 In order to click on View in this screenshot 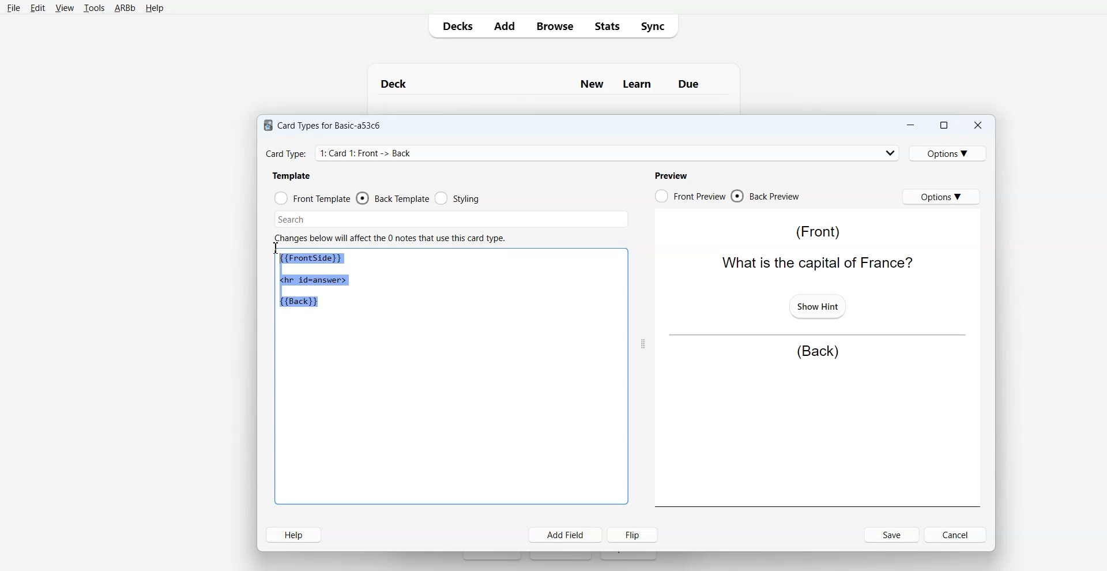, I will do `click(65, 8)`.